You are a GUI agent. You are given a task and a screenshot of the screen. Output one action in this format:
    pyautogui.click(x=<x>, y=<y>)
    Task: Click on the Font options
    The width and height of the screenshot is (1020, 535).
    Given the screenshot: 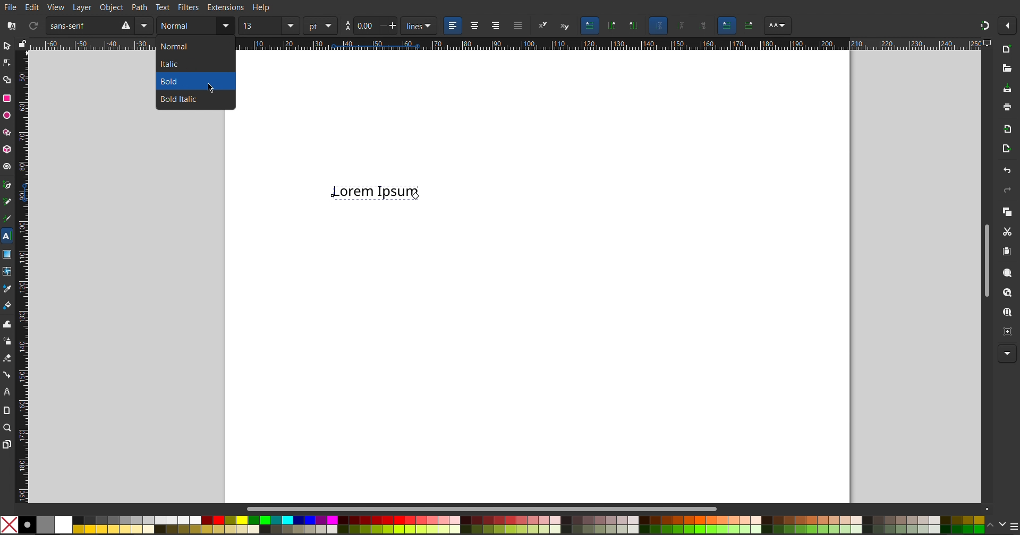 What is the action you would take?
    pyautogui.click(x=777, y=26)
    